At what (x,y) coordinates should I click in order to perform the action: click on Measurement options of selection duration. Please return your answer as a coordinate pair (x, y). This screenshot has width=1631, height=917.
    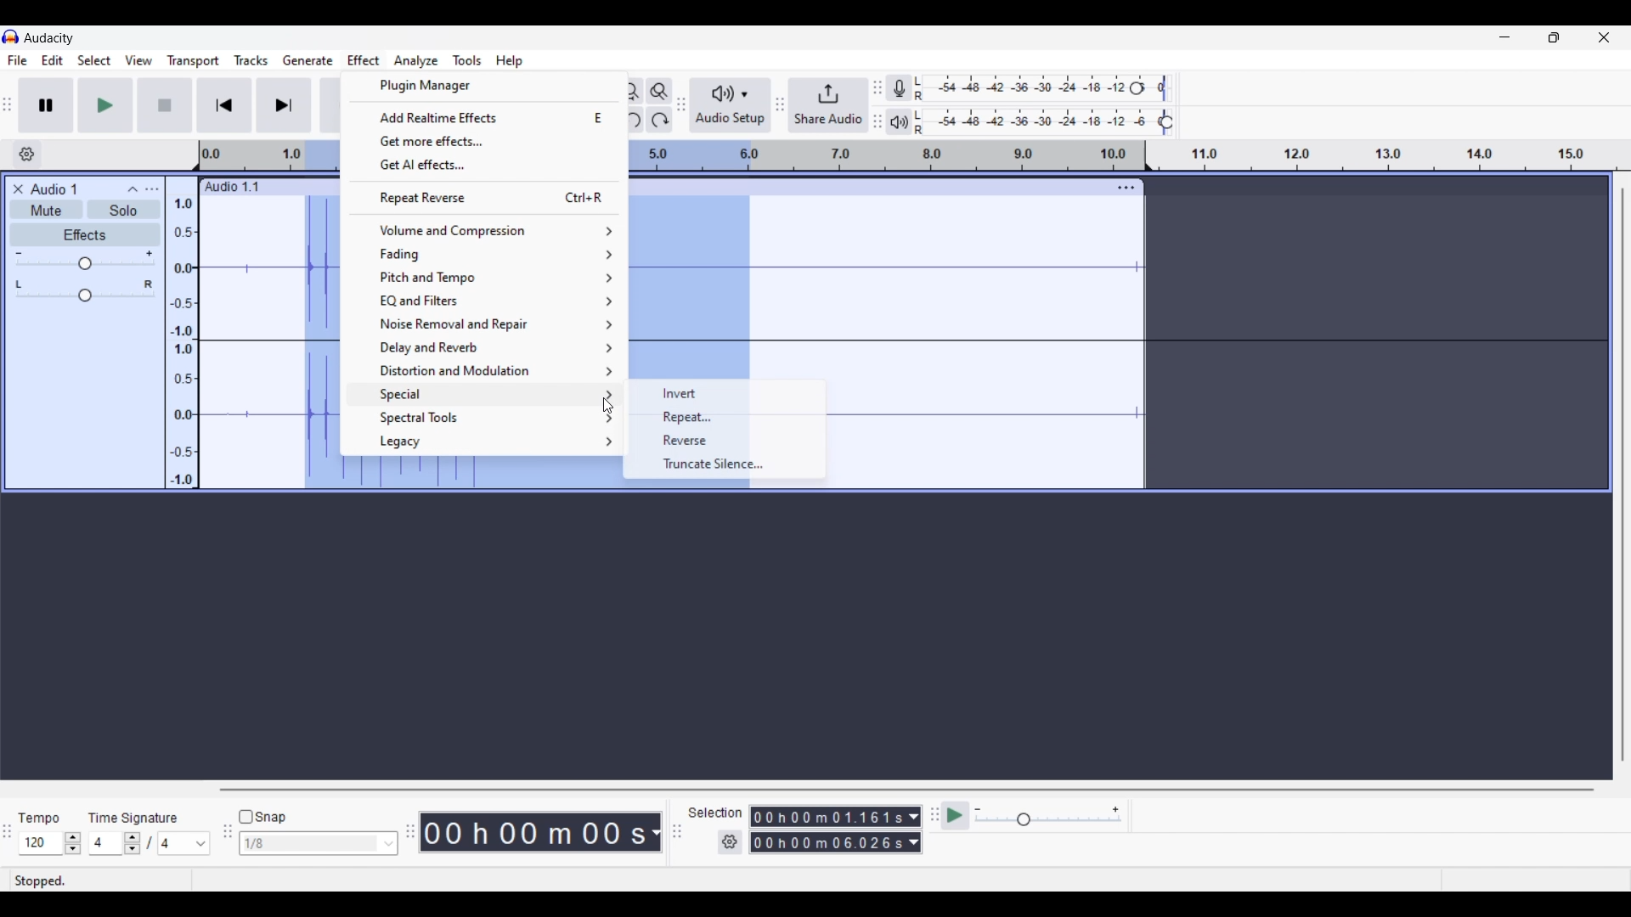
    Looking at the image, I should click on (913, 830).